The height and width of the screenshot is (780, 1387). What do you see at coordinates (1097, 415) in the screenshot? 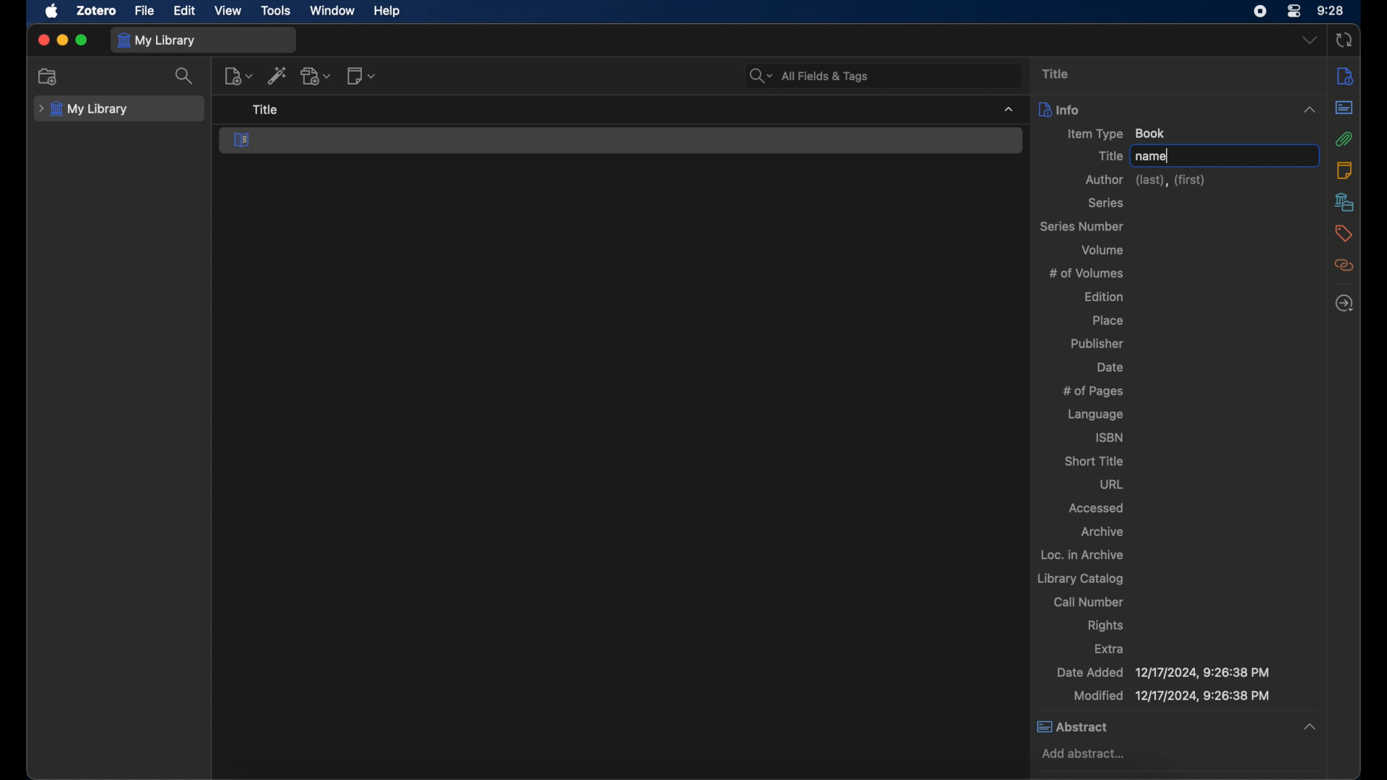
I see `language` at bounding box center [1097, 415].